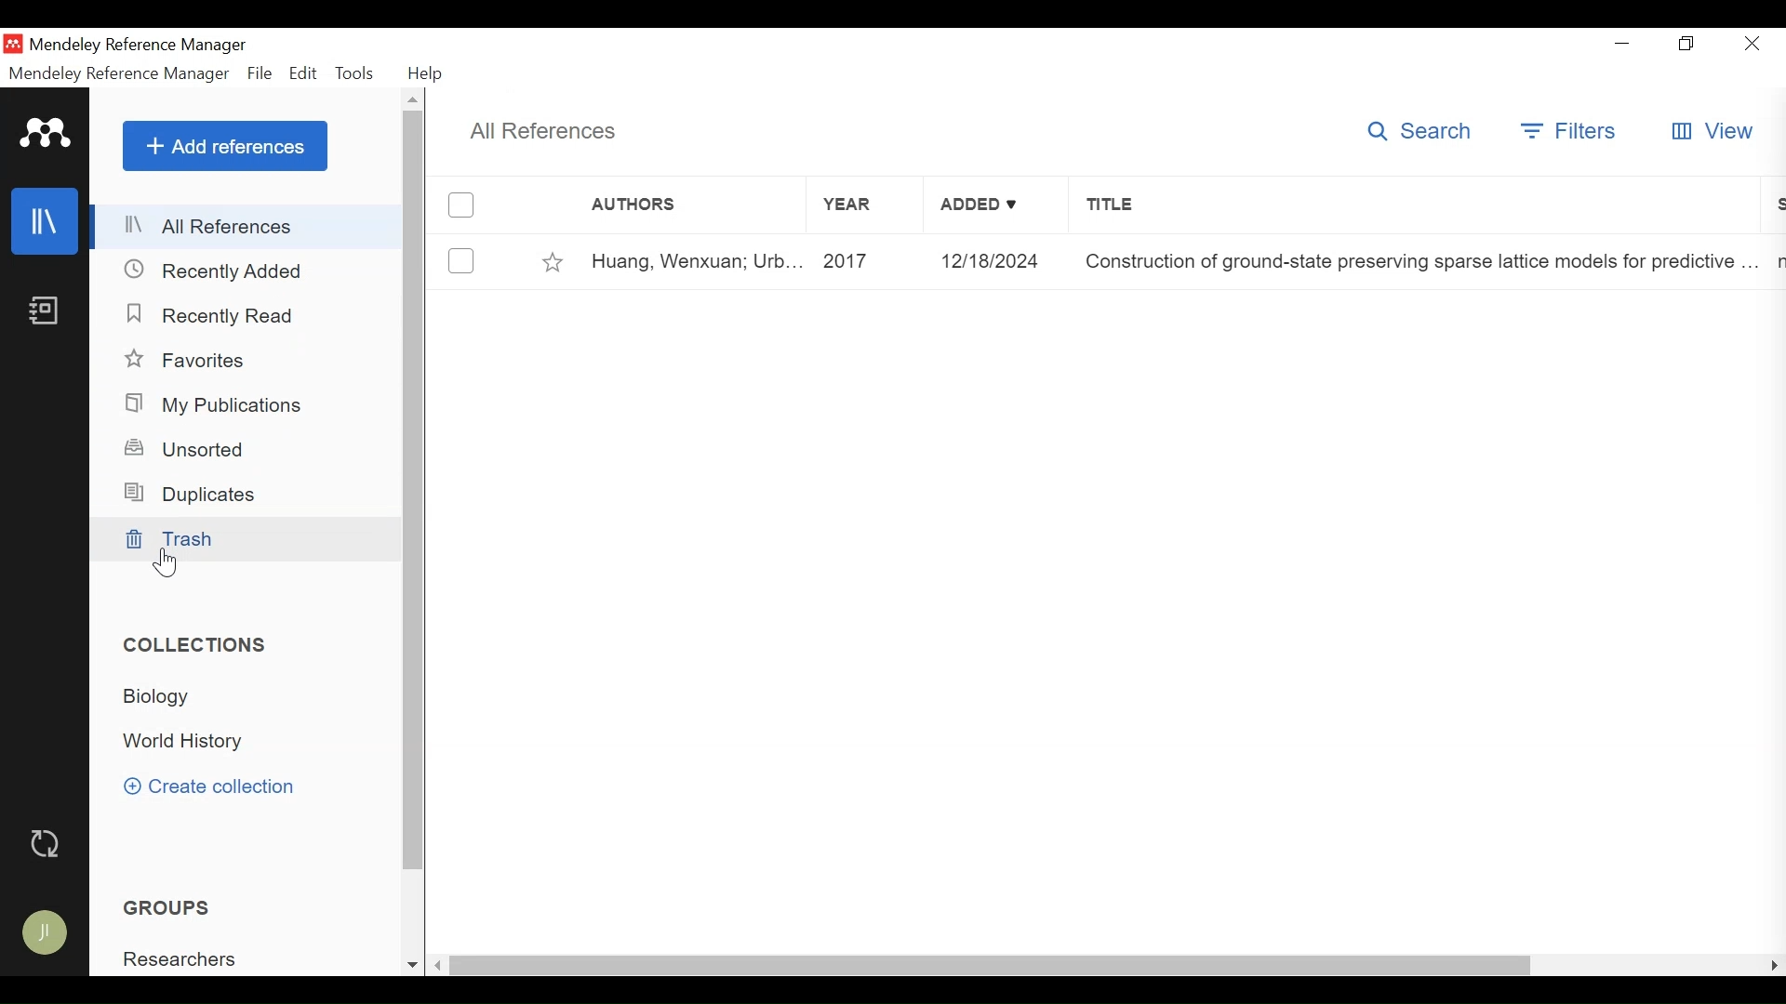  What do you see at coordinates (180, 905) in the screenshot?
I see `Group` at bounding box center [180, 905].